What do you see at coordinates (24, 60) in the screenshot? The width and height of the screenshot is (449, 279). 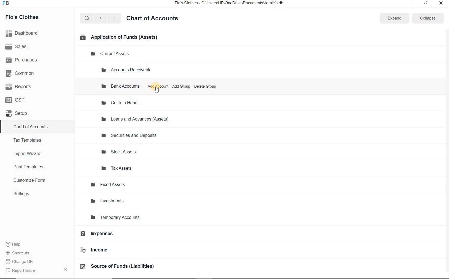 I see `Purchases` at bounding box center [24, 60].